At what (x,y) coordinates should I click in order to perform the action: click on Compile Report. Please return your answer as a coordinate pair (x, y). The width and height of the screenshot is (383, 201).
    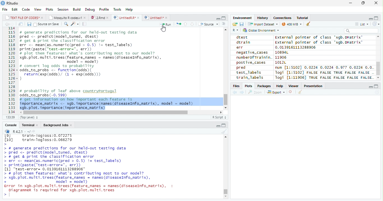
    Looking at the image, I should click on (84, 24).